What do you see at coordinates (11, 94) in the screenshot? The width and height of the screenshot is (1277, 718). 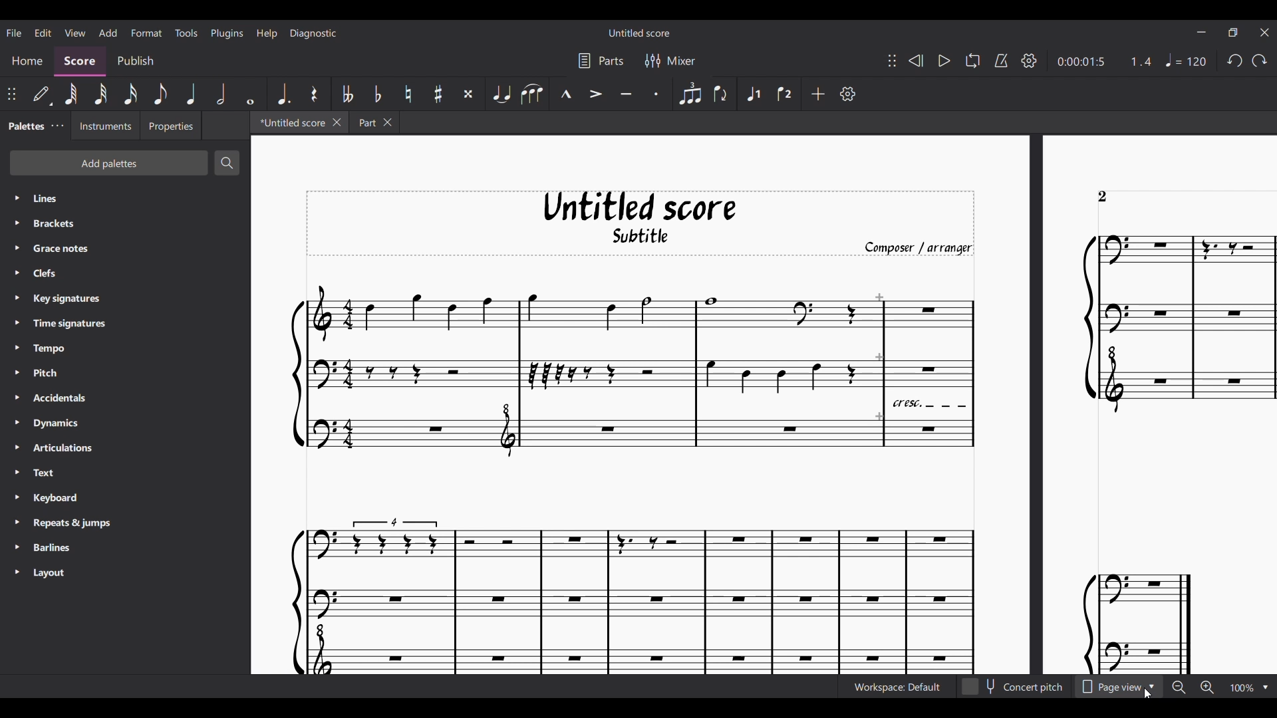 I see `Change position of toolbar attached` at bounding box center [11, 94].